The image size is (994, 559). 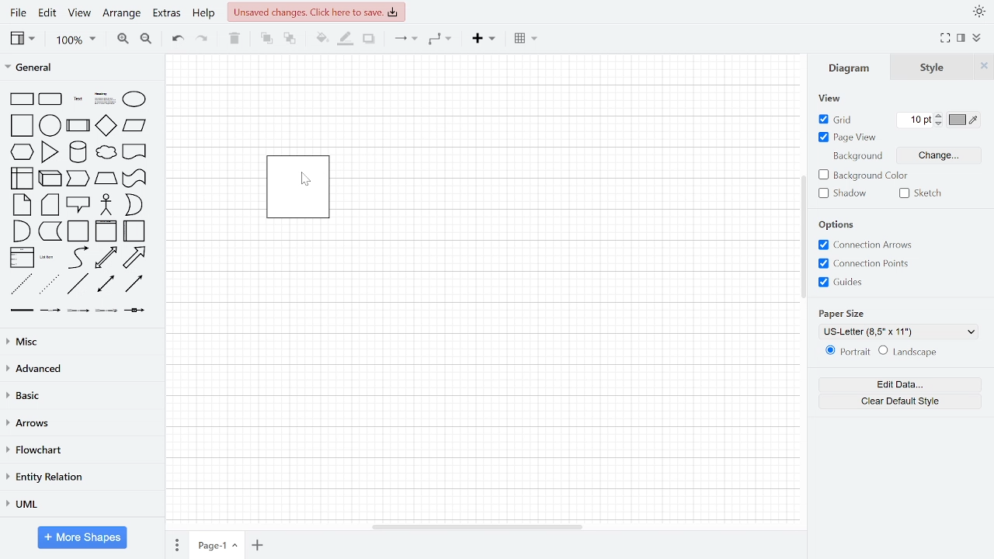 I want to click on insert, so click(x=483, y=39).